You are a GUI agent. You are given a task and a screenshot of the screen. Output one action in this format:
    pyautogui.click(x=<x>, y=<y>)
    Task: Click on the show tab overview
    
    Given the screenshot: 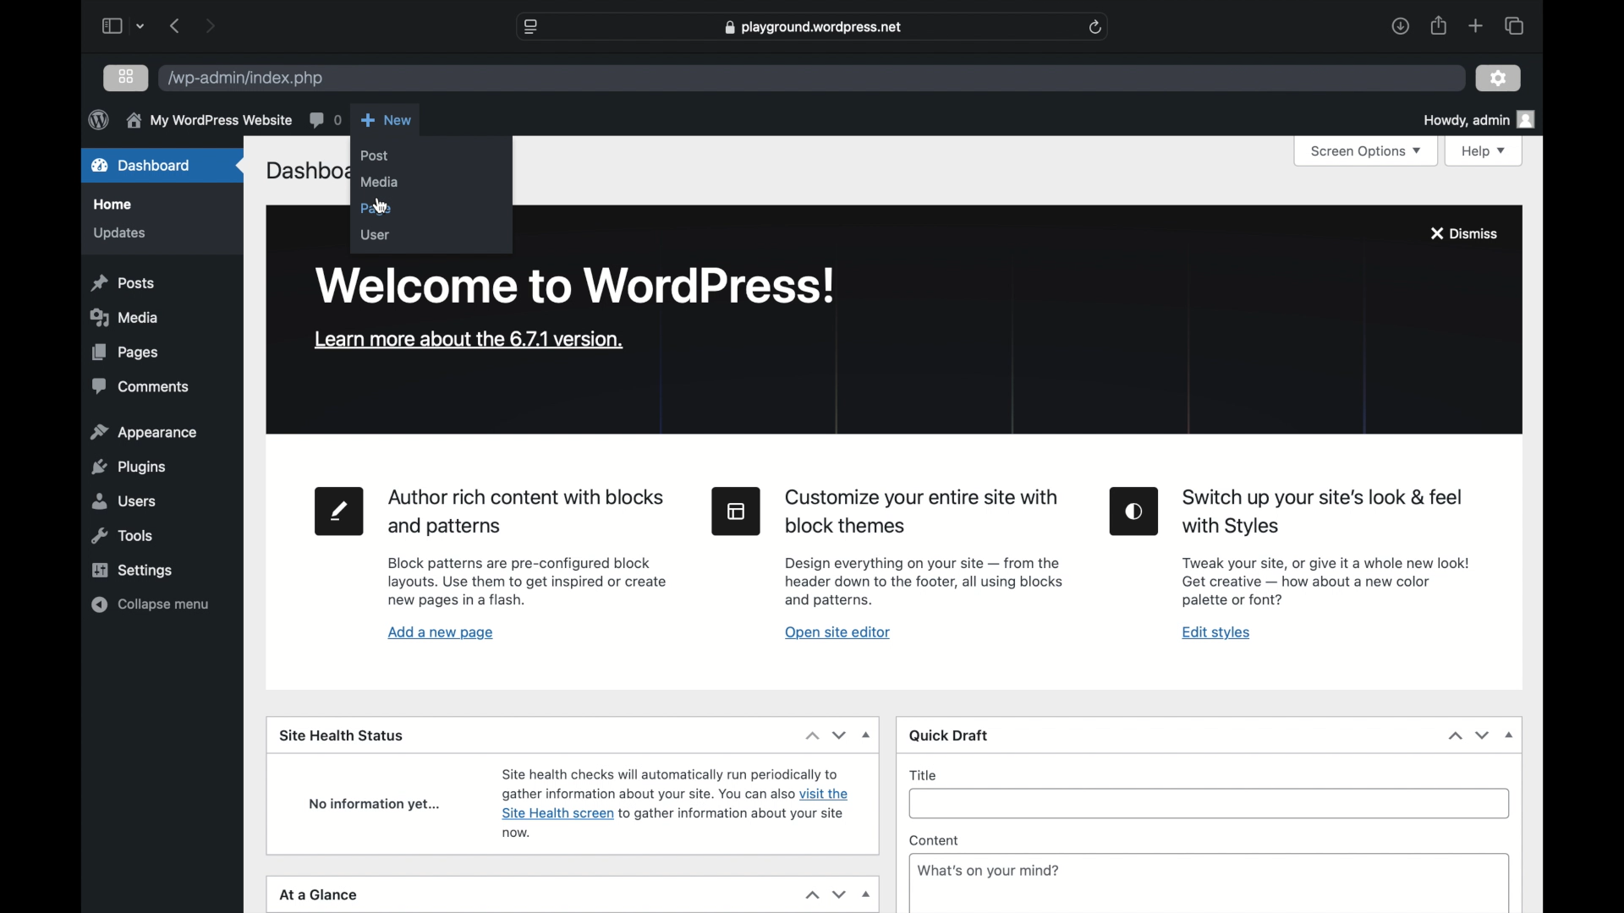 What is the action you would take?
    pyautogui.click(x=1514, y=25)
    